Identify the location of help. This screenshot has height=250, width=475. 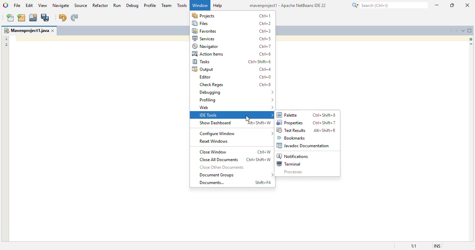
(218, 6).